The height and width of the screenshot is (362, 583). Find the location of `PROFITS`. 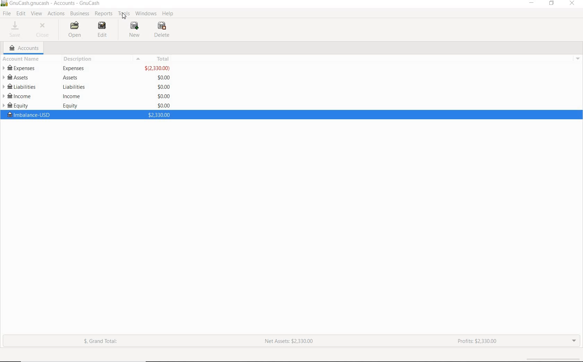

PROFITS is located at coordinates (476, 341).